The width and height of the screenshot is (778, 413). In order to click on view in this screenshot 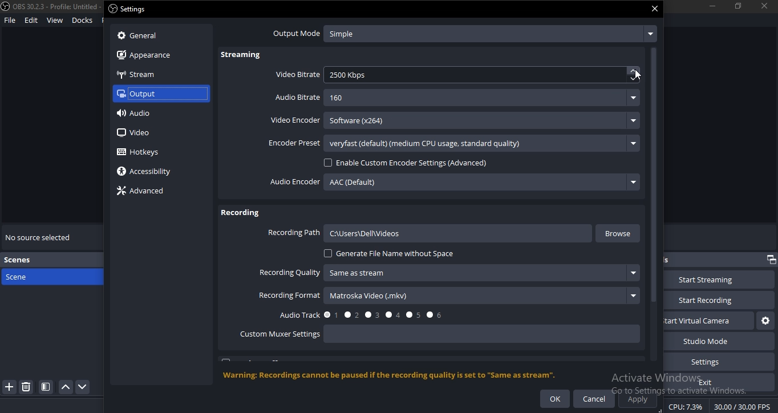, I will do `click(54, 21)`.